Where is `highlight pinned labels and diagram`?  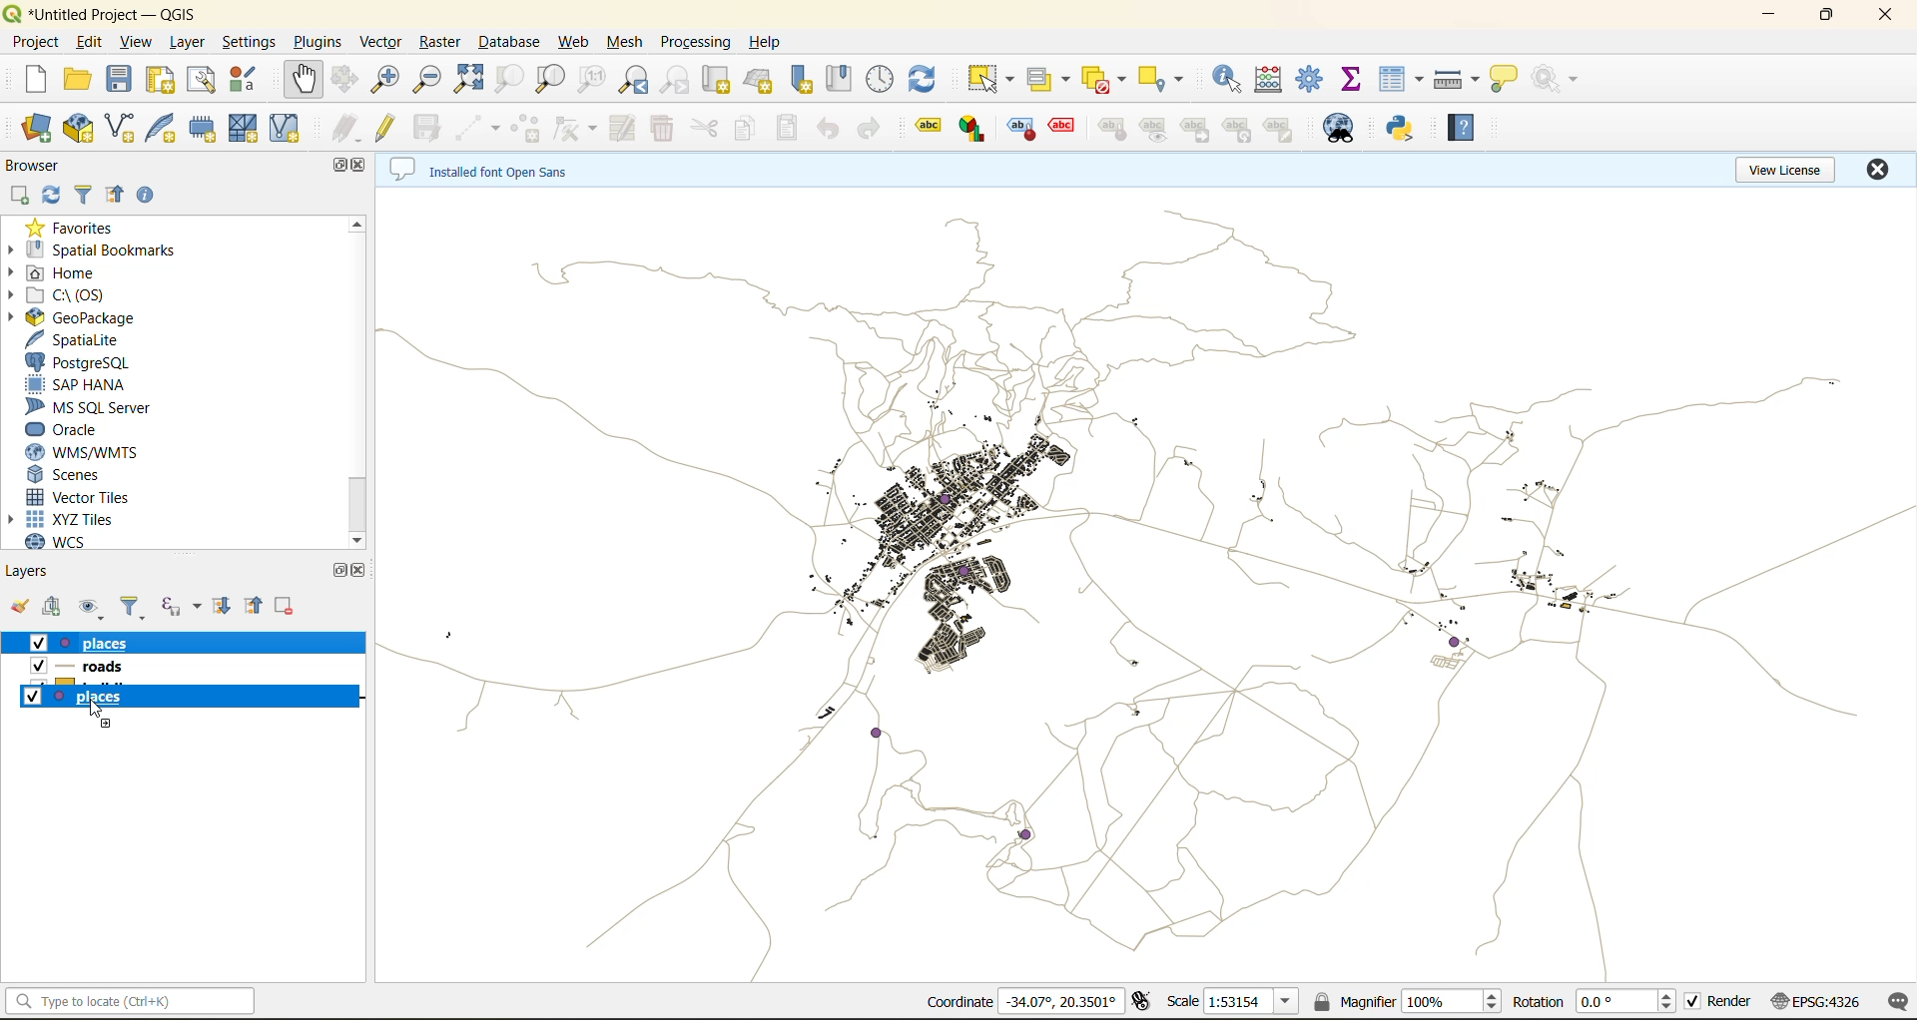 highlight pinned labels and diagram is located at coordinates (1019, 130).